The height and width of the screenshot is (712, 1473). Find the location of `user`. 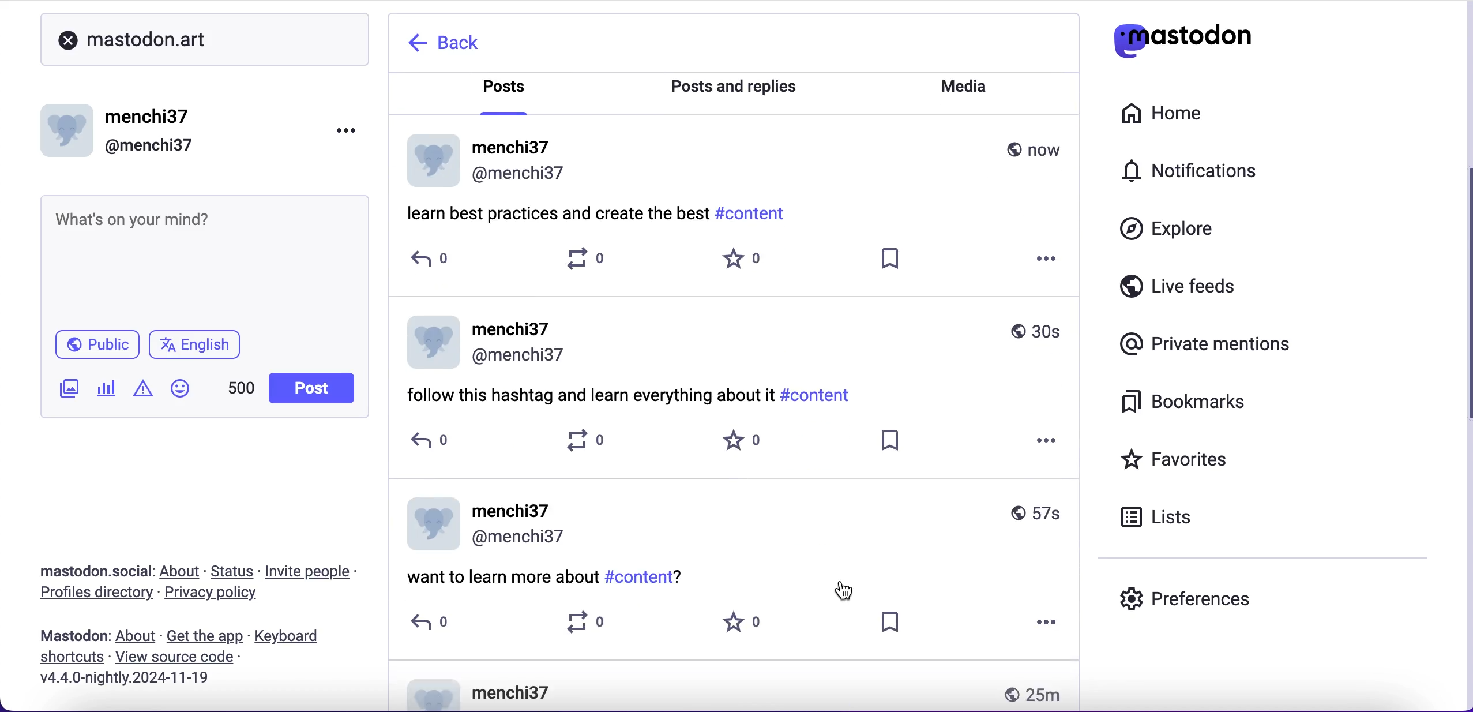

user is located at coordinates (520, 160).